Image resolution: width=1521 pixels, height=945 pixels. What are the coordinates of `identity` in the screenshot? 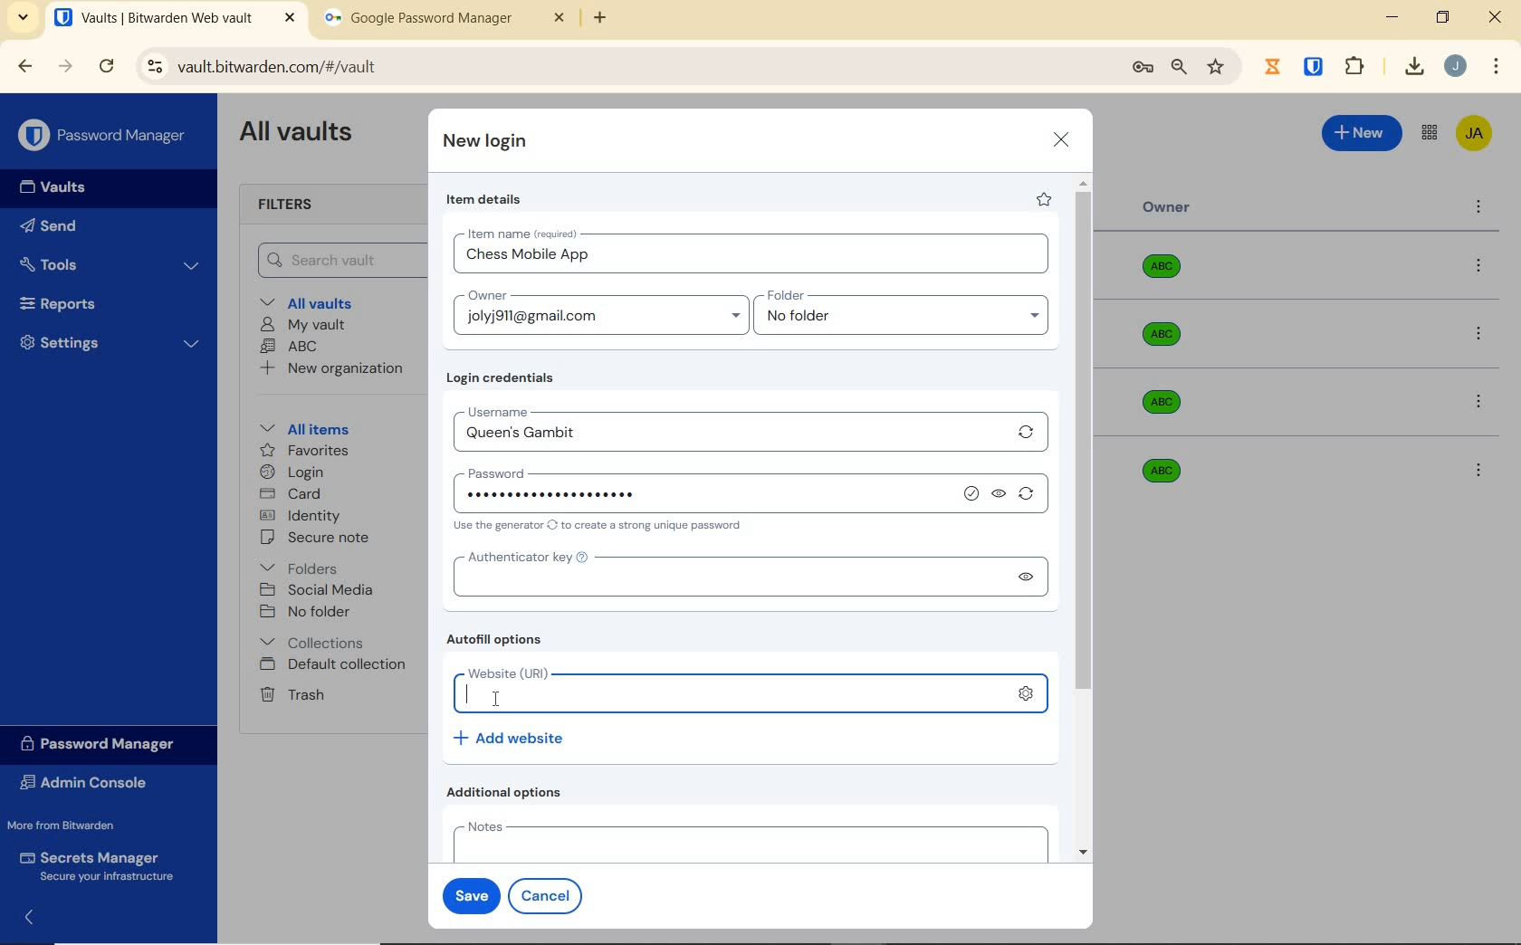 It's located at (301, 516).